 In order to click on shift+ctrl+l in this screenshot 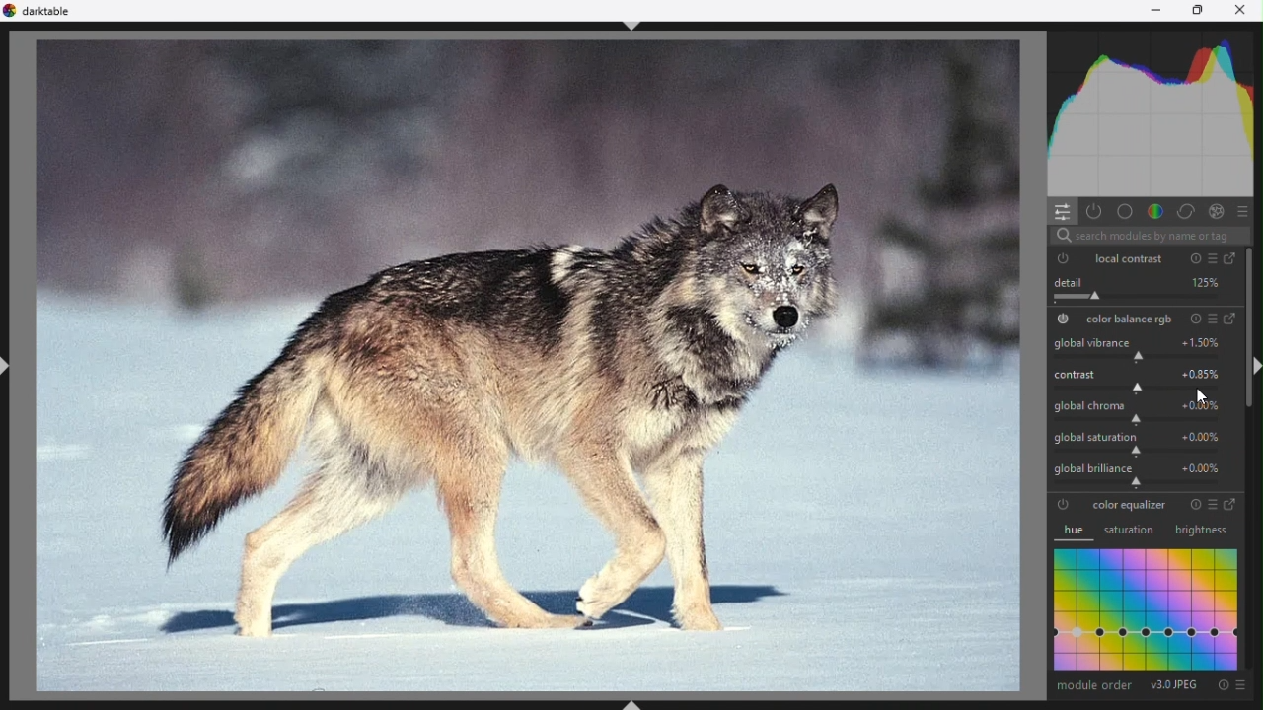, I will do `click(11, 363)`.